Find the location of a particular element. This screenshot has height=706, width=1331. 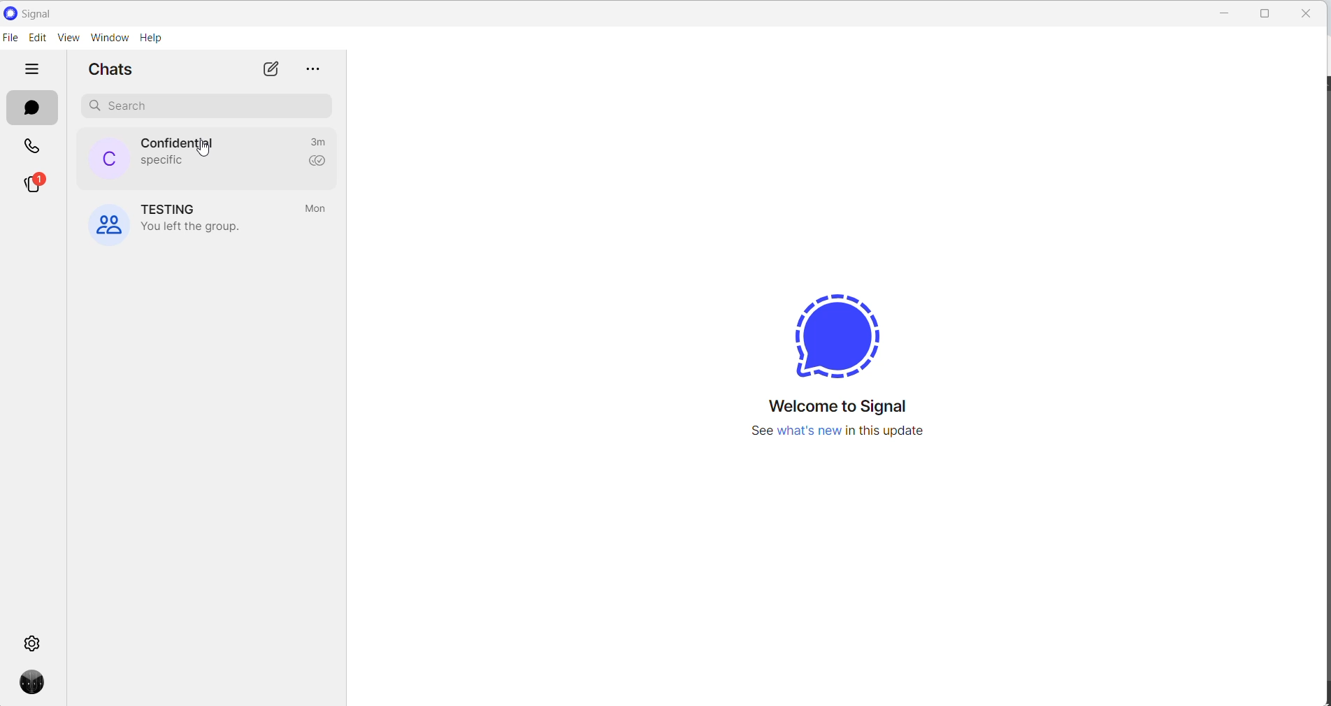

hide tabs is located at coordinates (31, 68).